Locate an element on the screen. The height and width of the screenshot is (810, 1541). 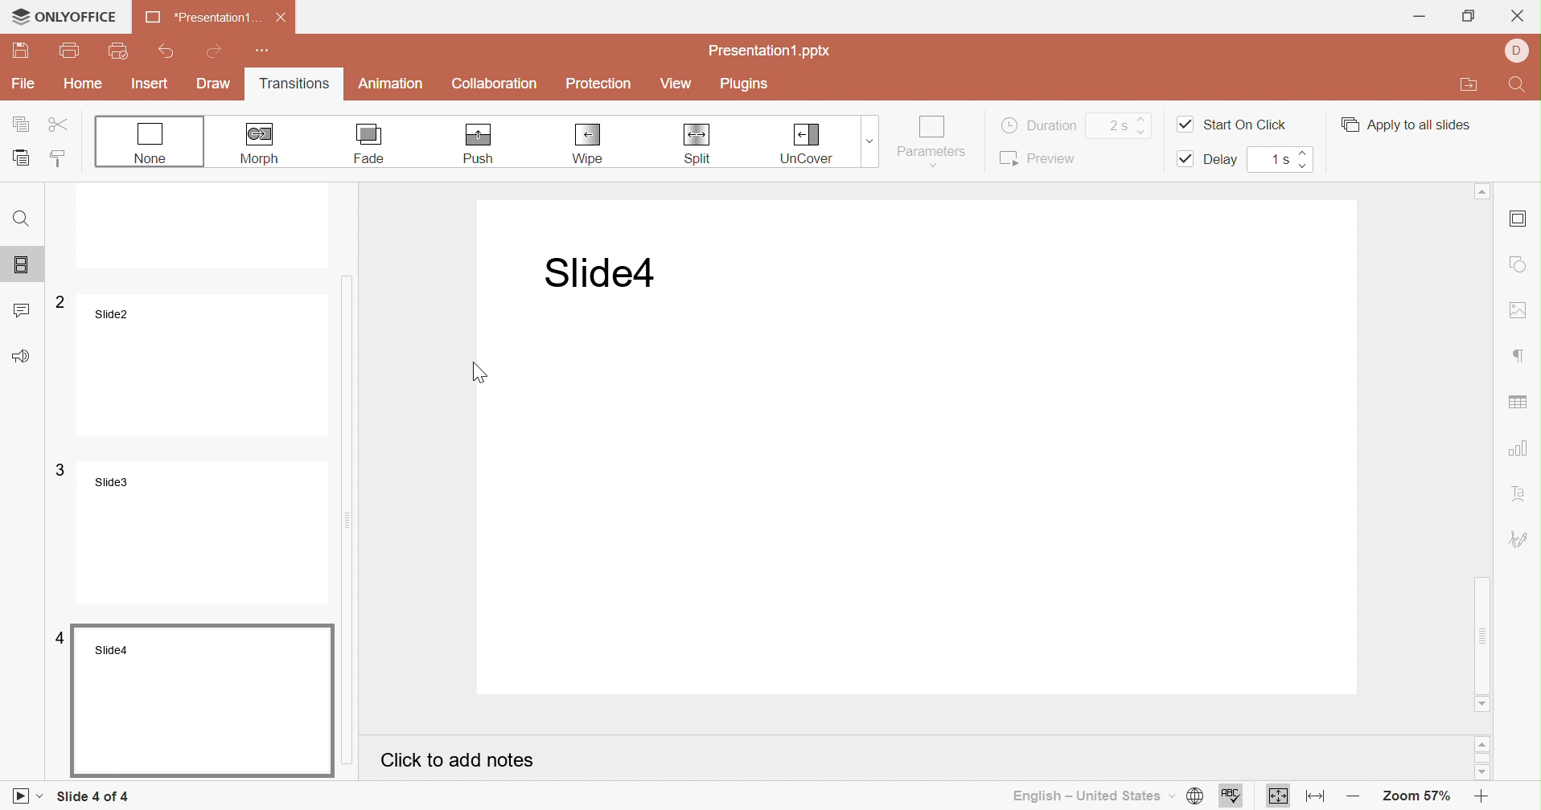
1s is located at coordinates (1279, 158).